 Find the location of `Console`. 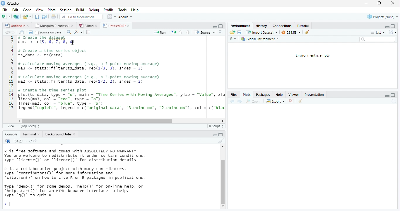

Console is located at coordinates (11, 135).